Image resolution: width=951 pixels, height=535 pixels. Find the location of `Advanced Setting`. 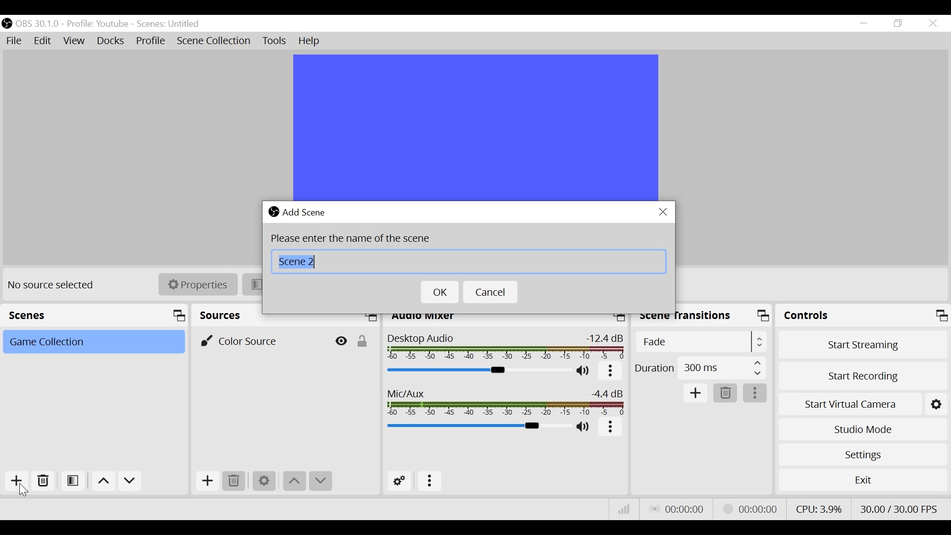

Advanced Setting is located at coordinates (400, 481).